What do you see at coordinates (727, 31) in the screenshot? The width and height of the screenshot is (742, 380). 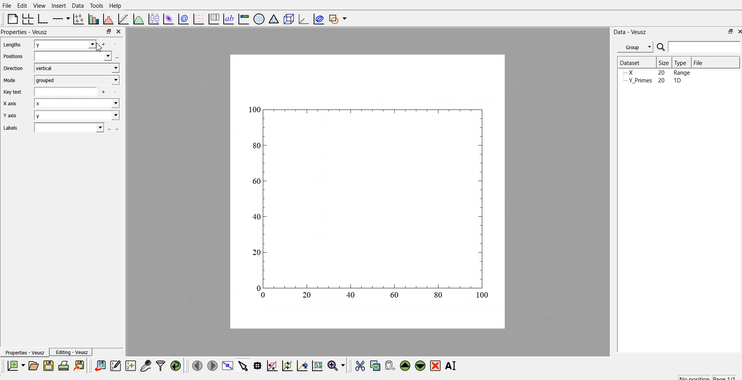 I see `maximize` at bounding box center [727, 31].